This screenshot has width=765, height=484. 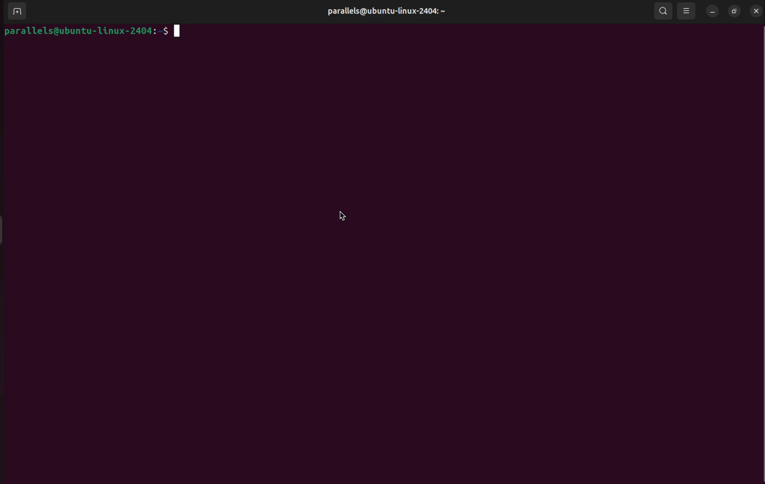 I want to click on view options, so click(x=687, y=11).